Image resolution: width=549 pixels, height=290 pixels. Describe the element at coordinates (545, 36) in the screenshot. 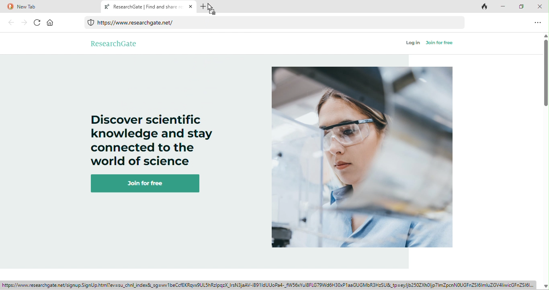

I see `Scroll up` at that location.